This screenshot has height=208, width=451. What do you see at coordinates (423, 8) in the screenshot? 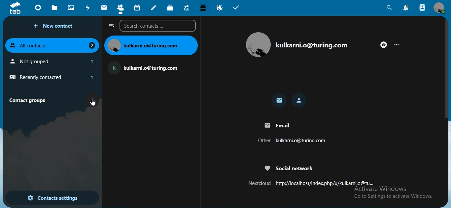
I see `search contact` at bounding box center [423, 8].